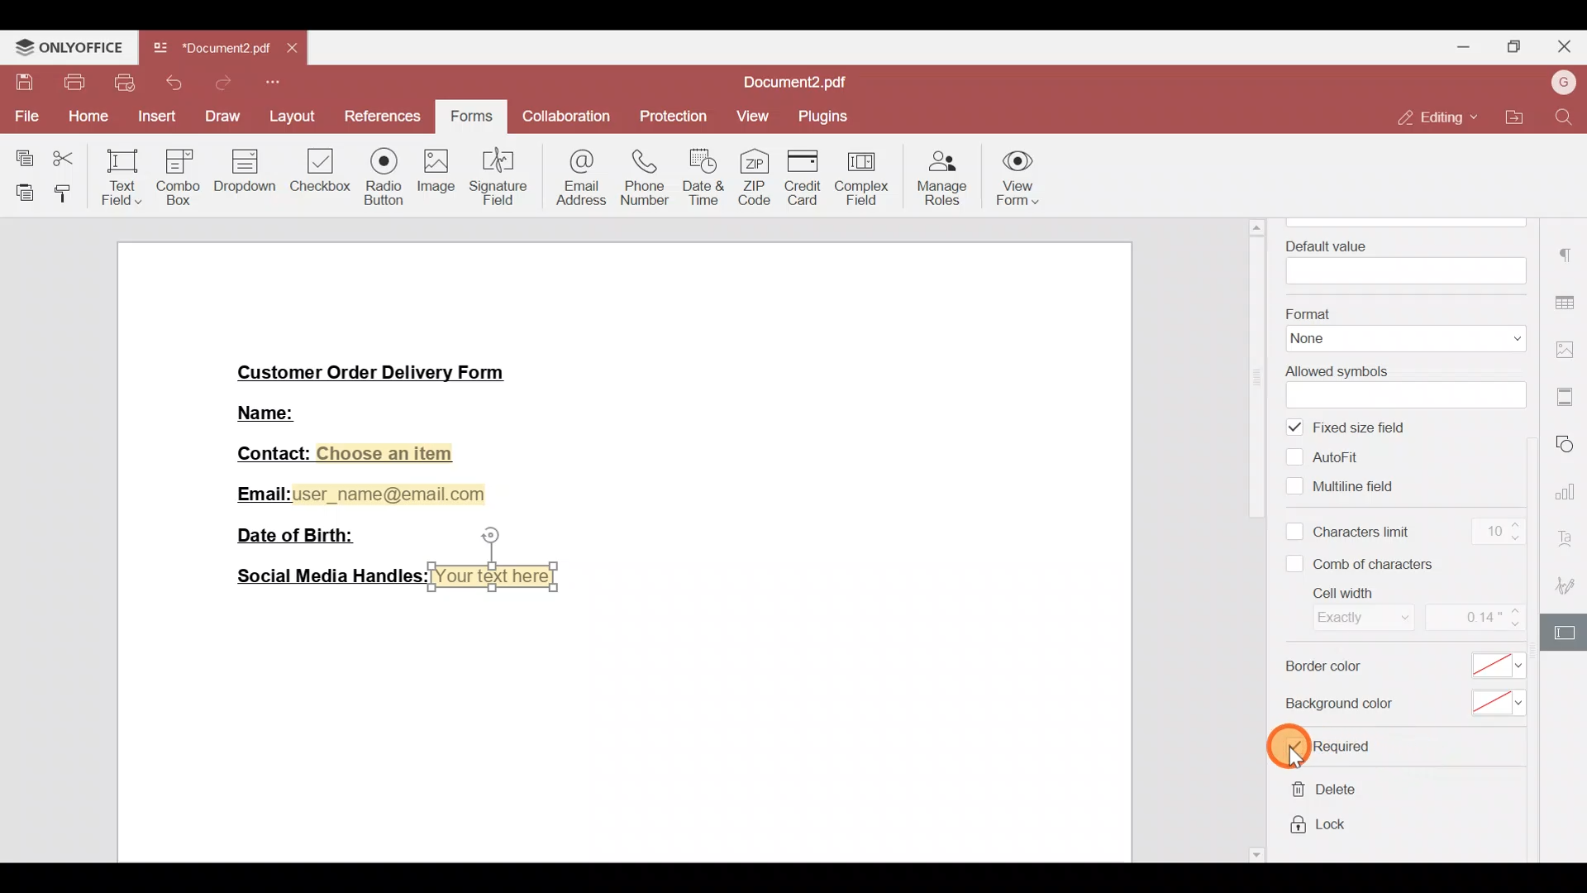  What do you see at coordinates (1568, 257) in the screenshot?
I see `Paragraph settings` at bounding box center [1568, 257].